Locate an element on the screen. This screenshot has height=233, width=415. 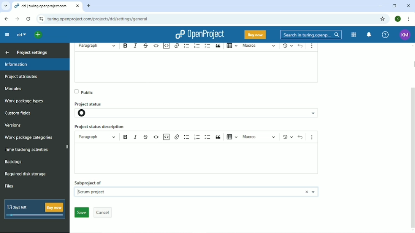
Custom fields is located at coordinates (19, 113).